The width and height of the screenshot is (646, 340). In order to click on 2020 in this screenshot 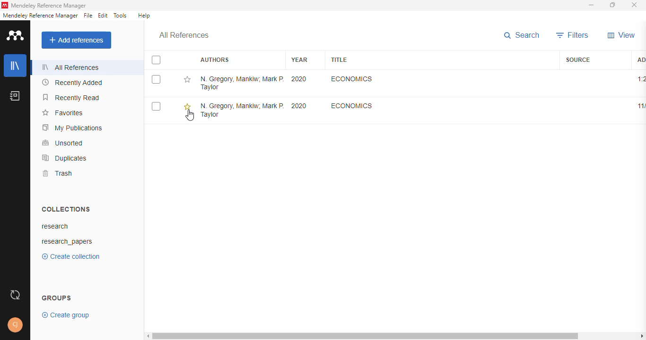, I will do `click(299, 79)`.